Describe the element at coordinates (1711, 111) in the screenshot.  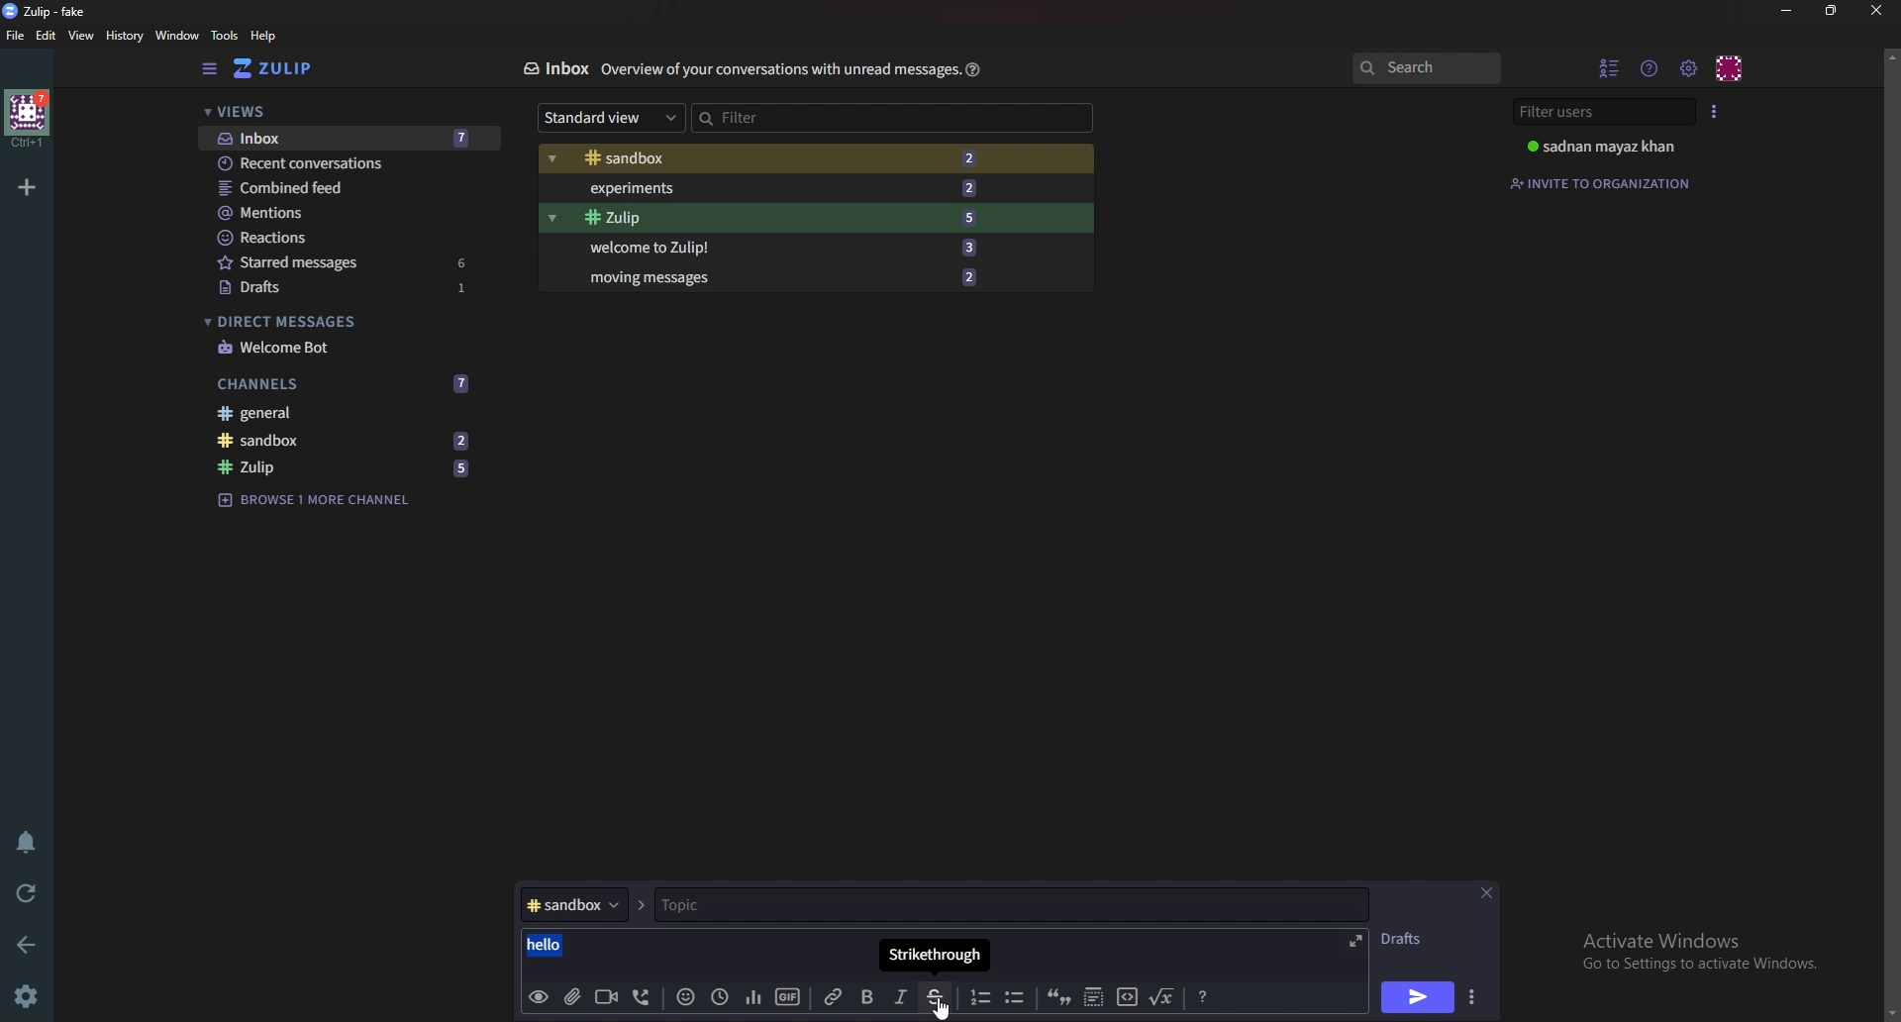
I see `User list style` at that location.